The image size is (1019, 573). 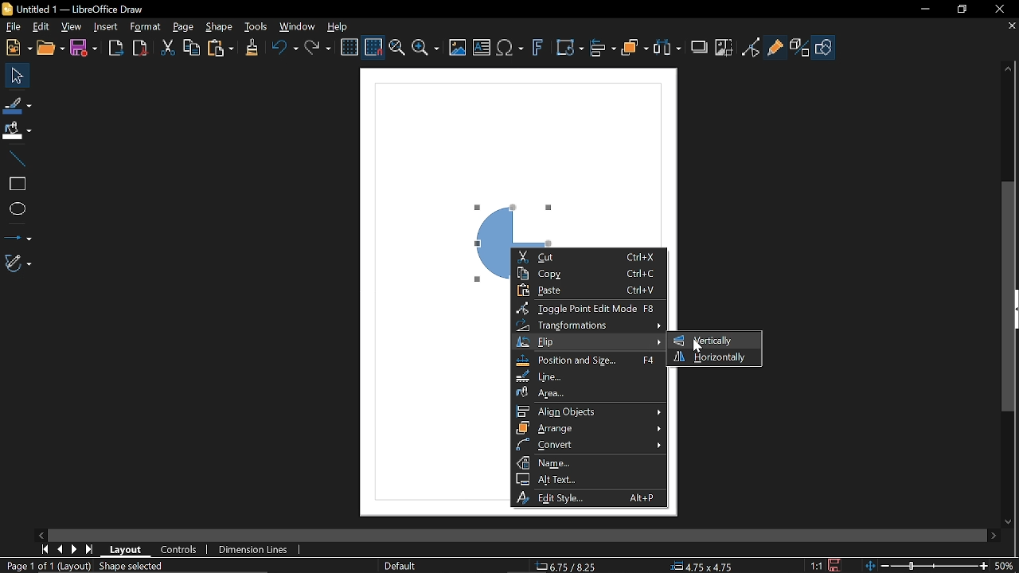 I want to click on Close, so click(x=996, y=9).